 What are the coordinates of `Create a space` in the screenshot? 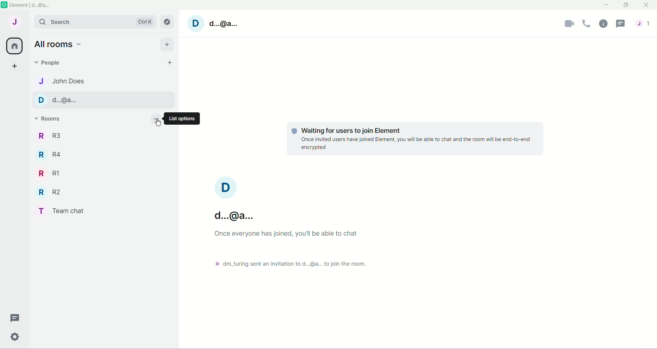 It's located at (14, 67).